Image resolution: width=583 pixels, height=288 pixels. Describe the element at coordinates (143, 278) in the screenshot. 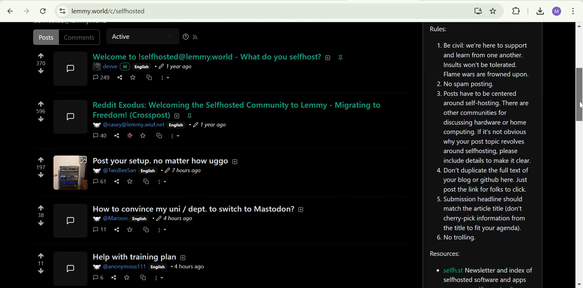

I see `cross-post` at that location.